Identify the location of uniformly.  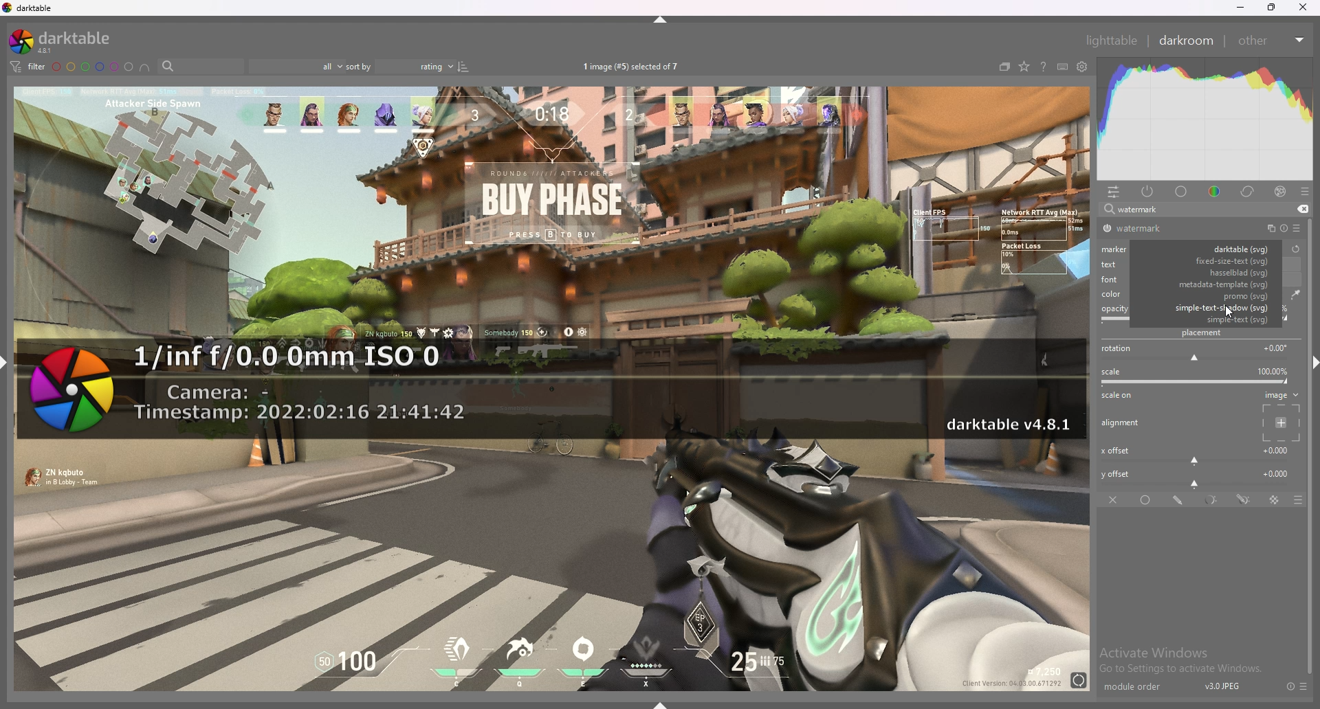
(1147, 500).